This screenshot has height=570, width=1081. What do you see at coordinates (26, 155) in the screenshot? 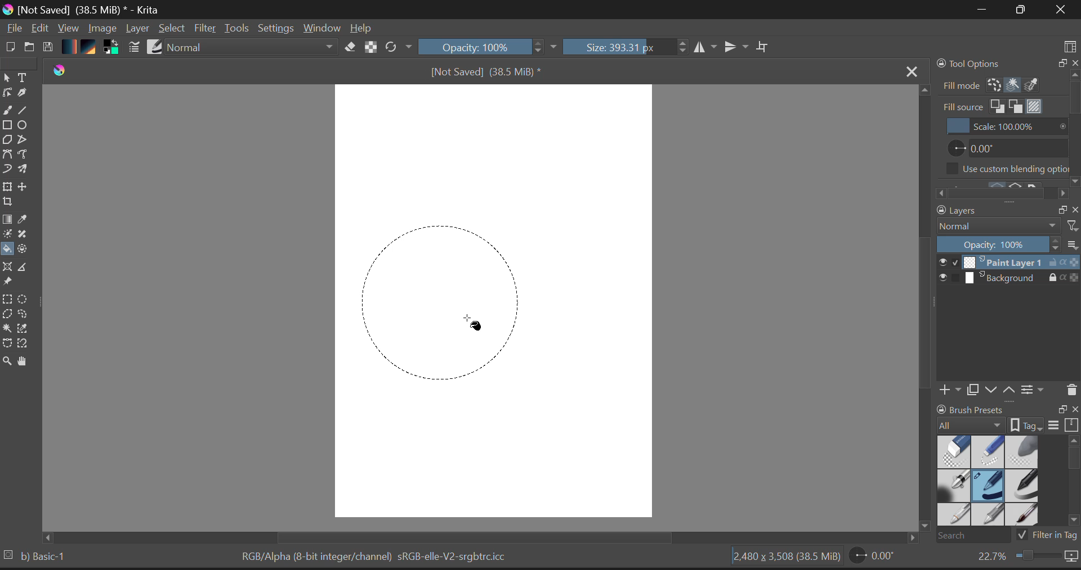
I see `Freehand Path Tool` at bounding box center [26, 155].